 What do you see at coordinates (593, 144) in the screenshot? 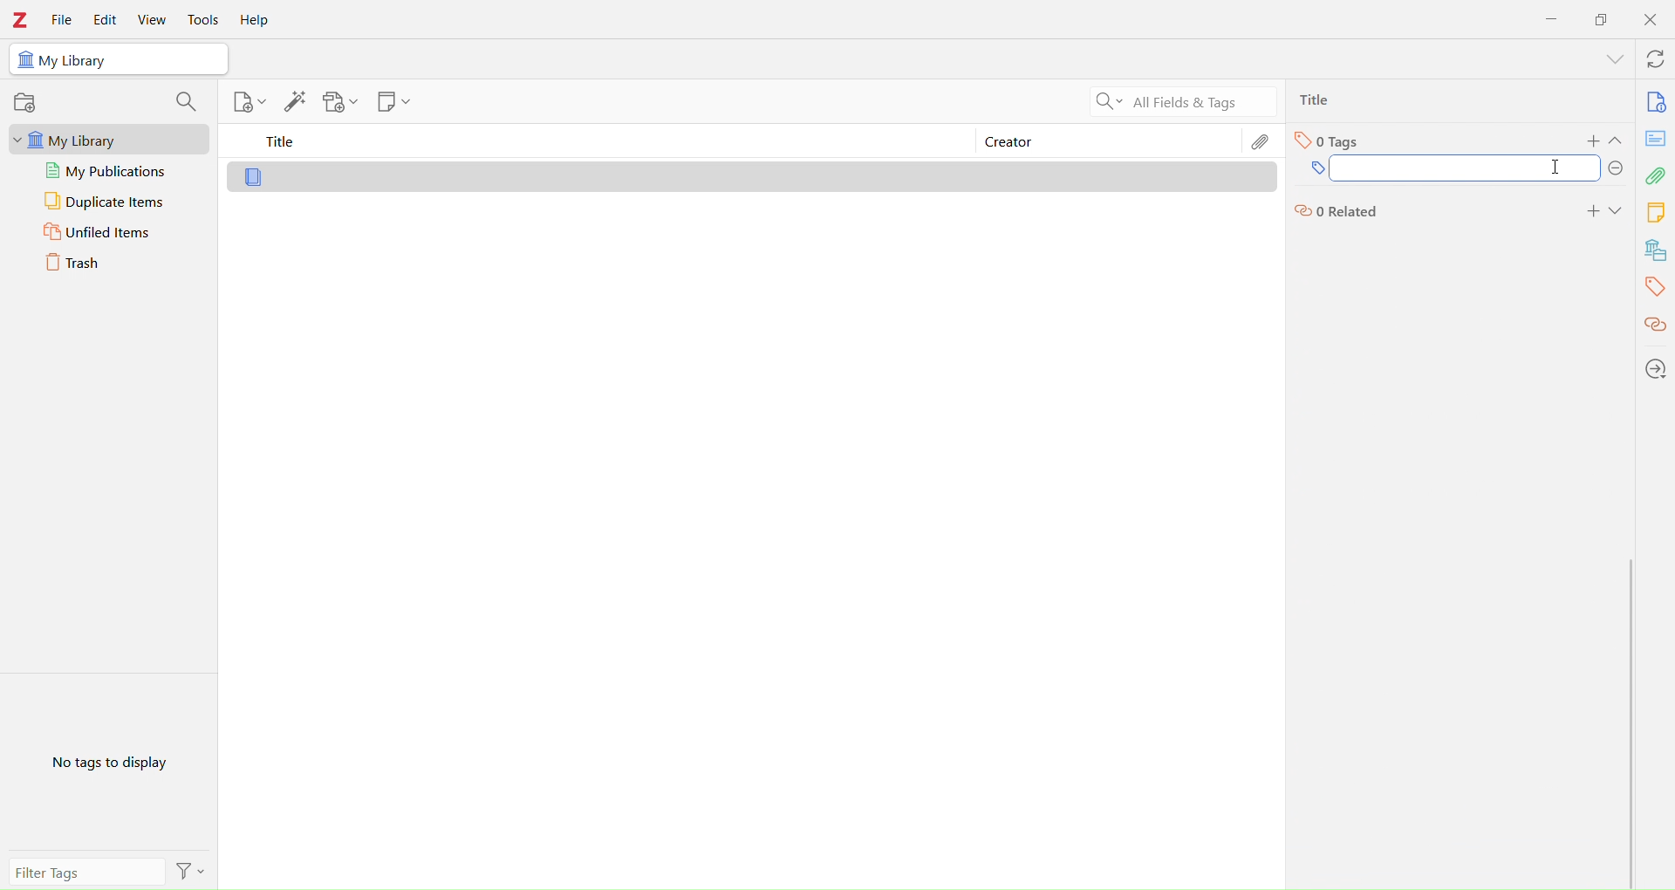
I see `Title` at bounding box center [593, 144].